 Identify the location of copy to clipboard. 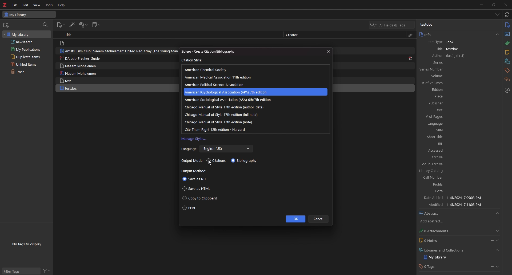
(200, 198).